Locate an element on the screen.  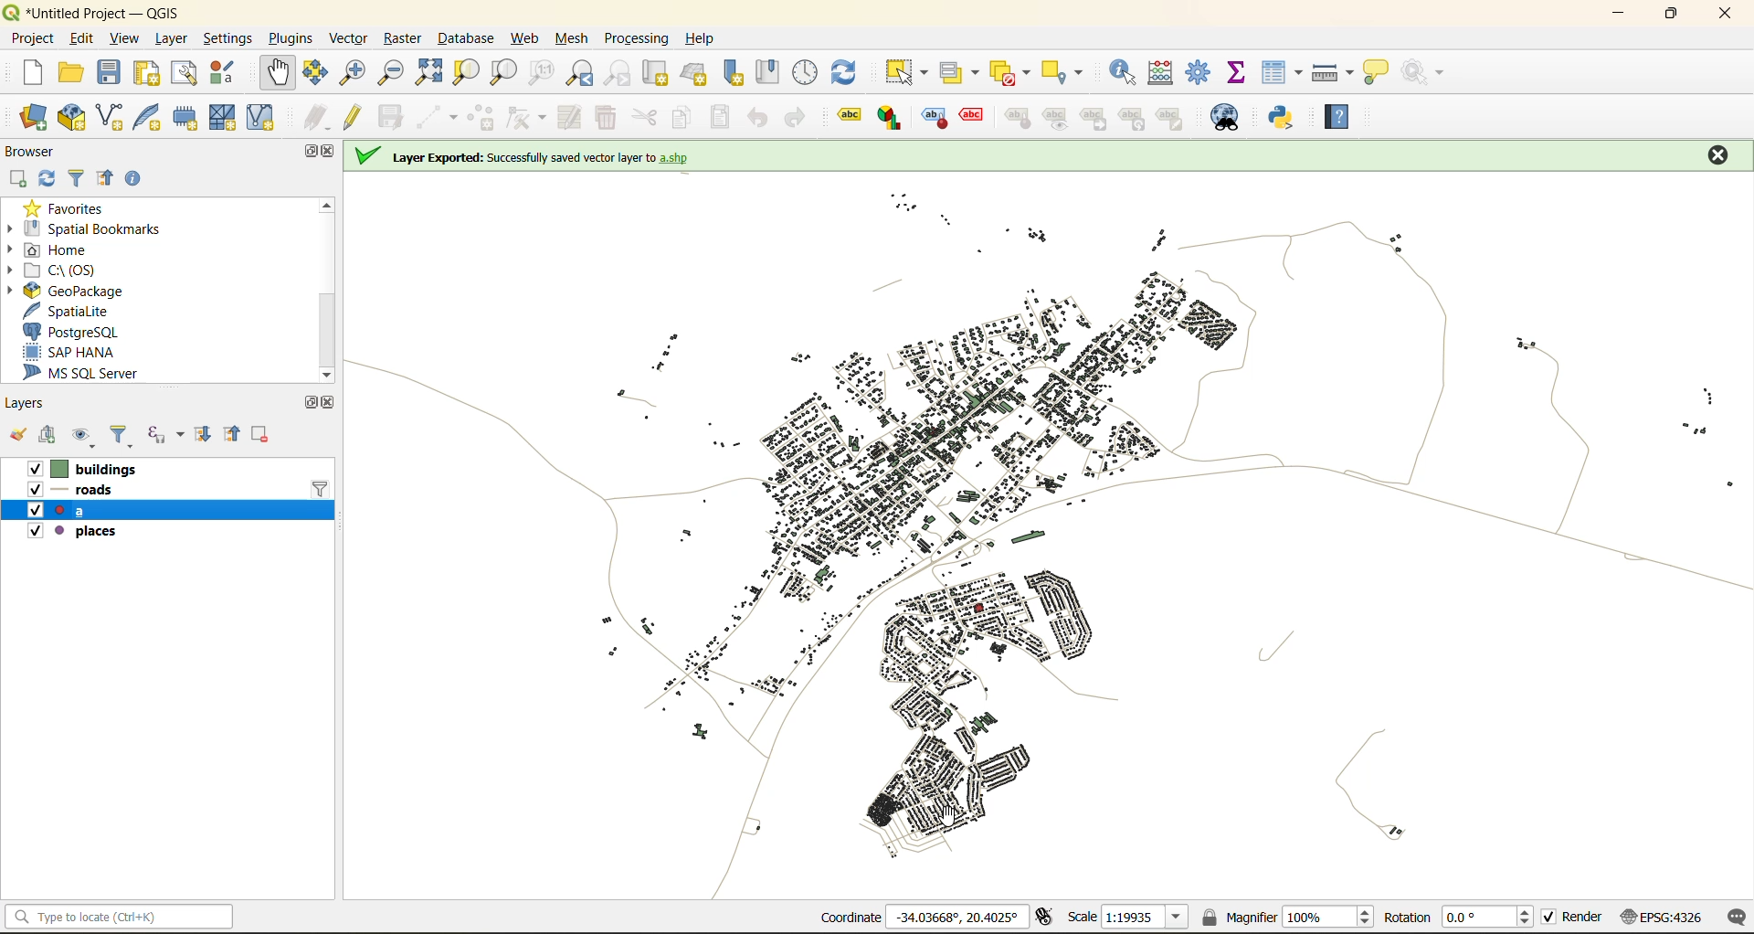
new spatialite is located at coordinates (149, 115).